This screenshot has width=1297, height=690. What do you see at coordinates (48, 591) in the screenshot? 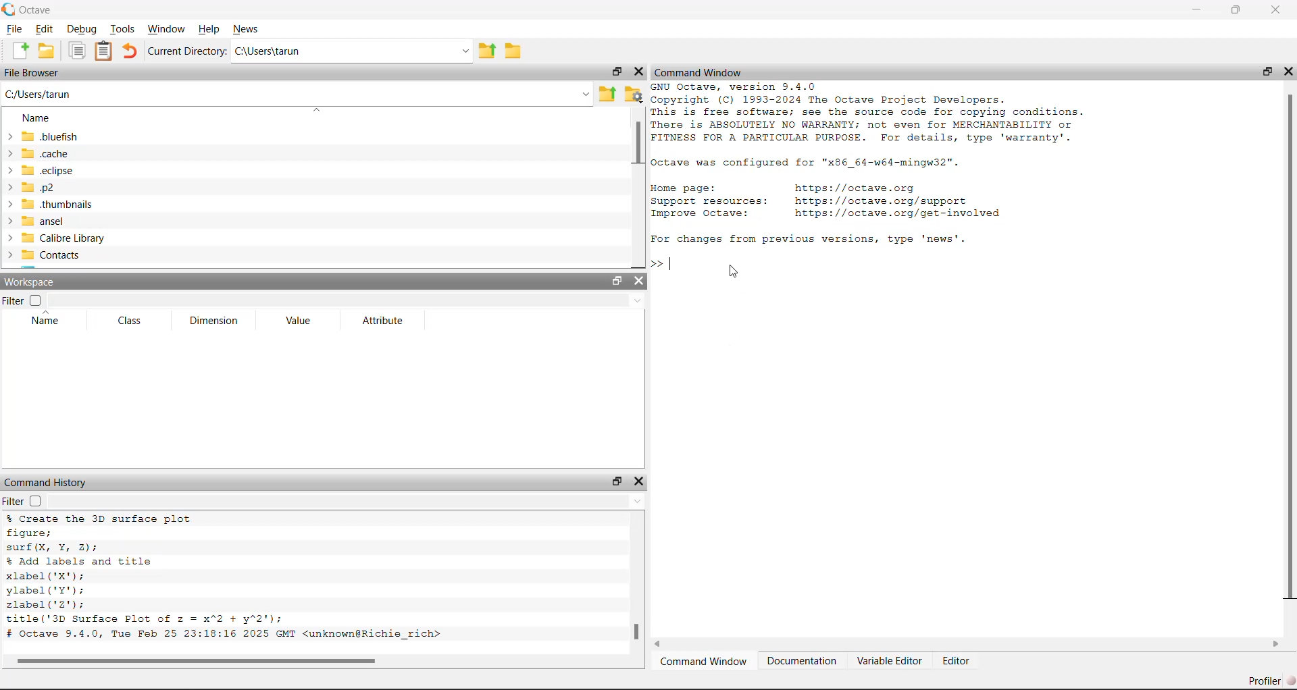
I see `ylabel('Y');` at bounding box center [48, 591].